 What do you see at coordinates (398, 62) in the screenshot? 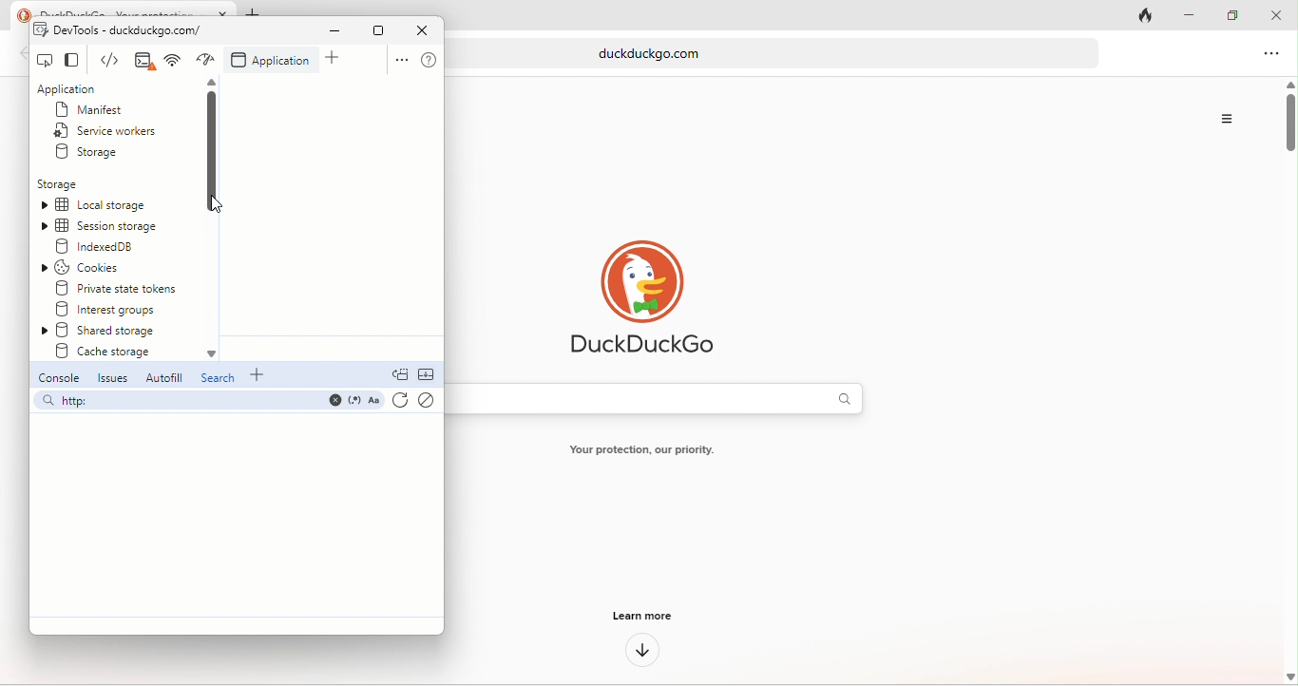
I see `option` at bounding box center [398, 62].